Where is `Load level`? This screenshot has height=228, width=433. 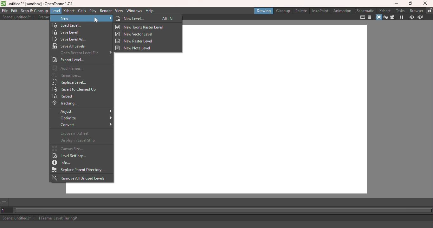 Load level is located at coordinates (81, 25).